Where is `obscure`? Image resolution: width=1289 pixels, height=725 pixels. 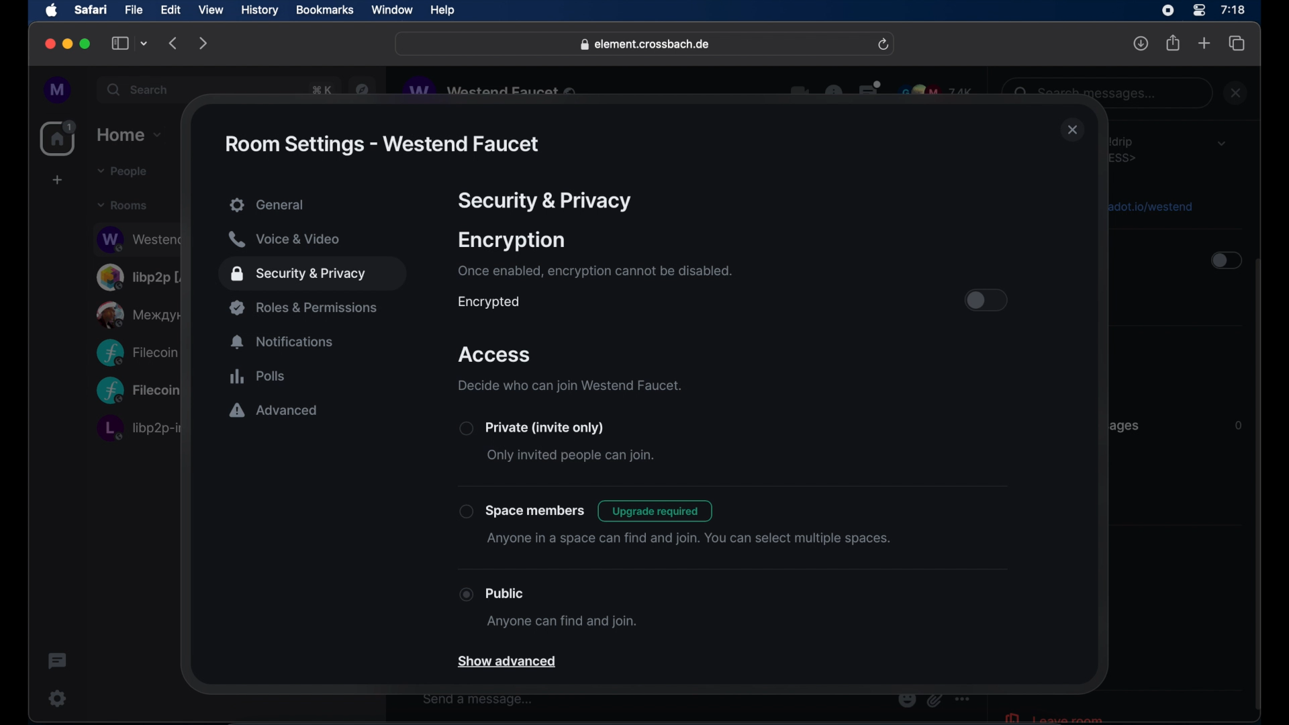
obscure is located at coordinates (492, 89).